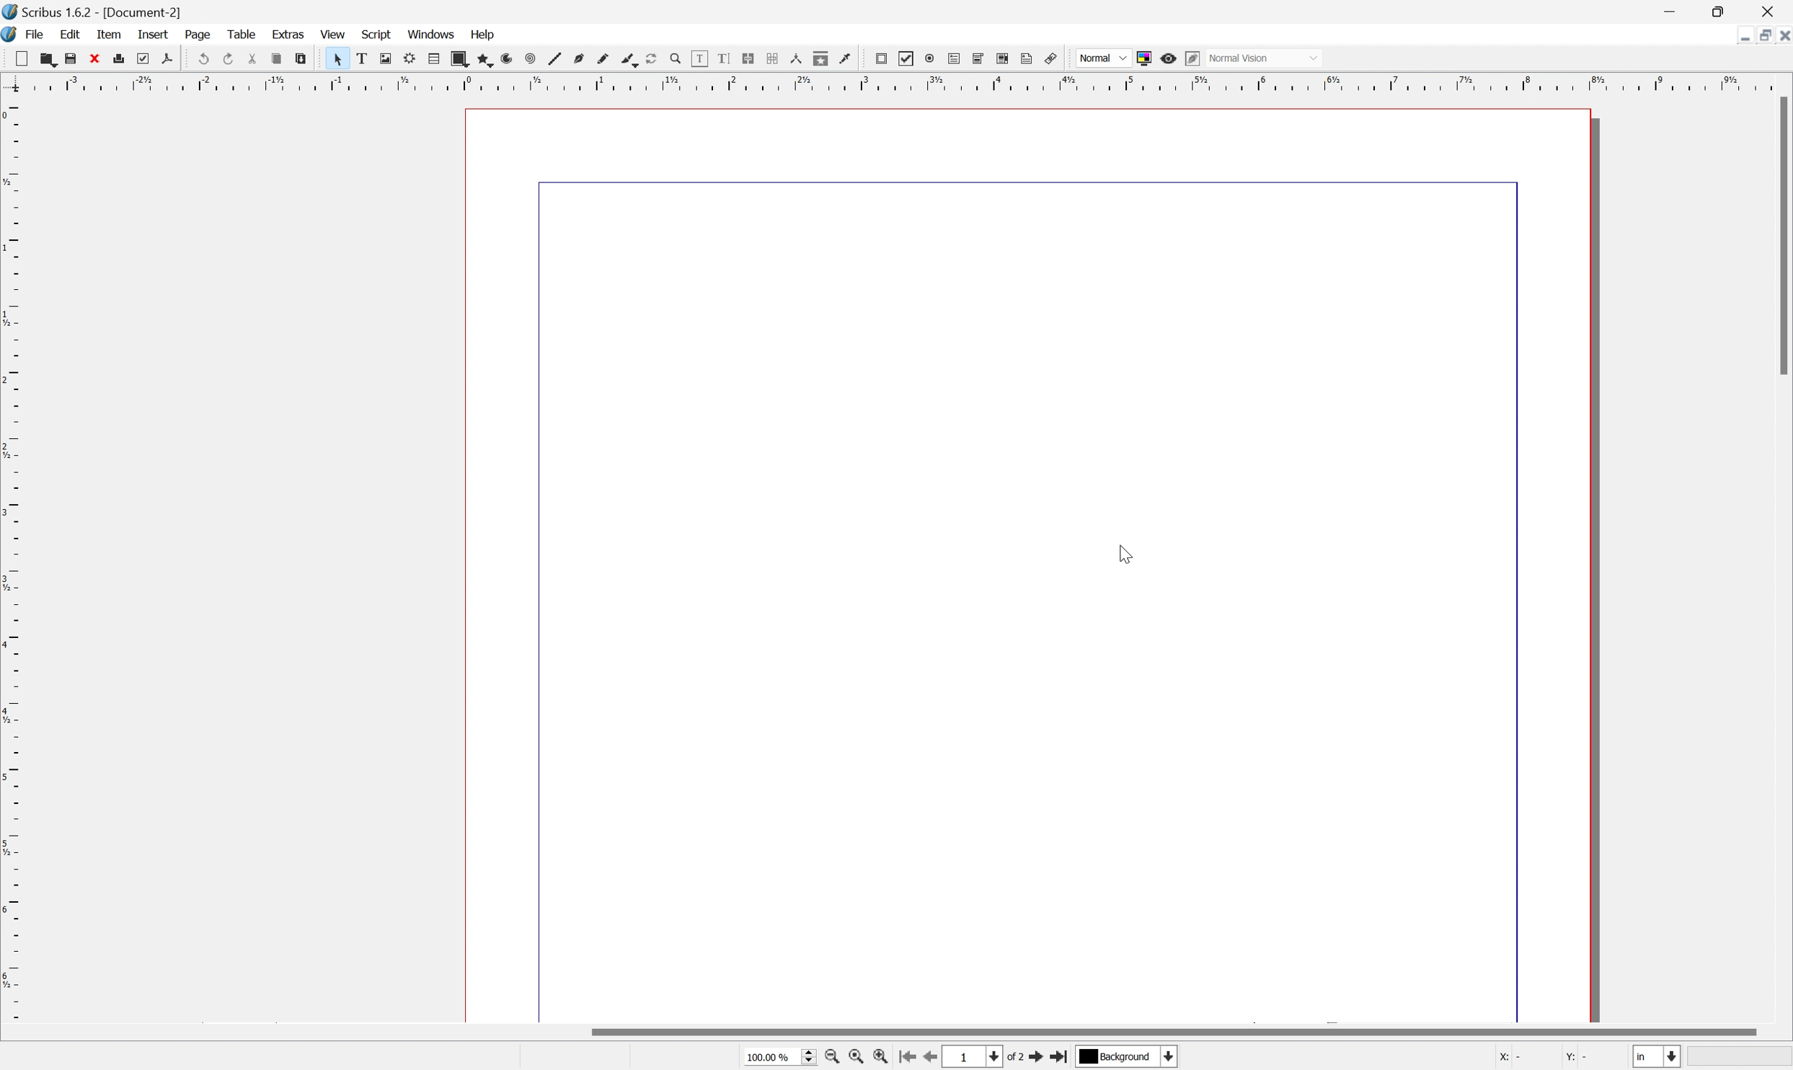 The width and height of the screenshot is (1793, 1070). Describe the element at coordinates (152, 35) in the screenshot. I see `Insert` at that location.